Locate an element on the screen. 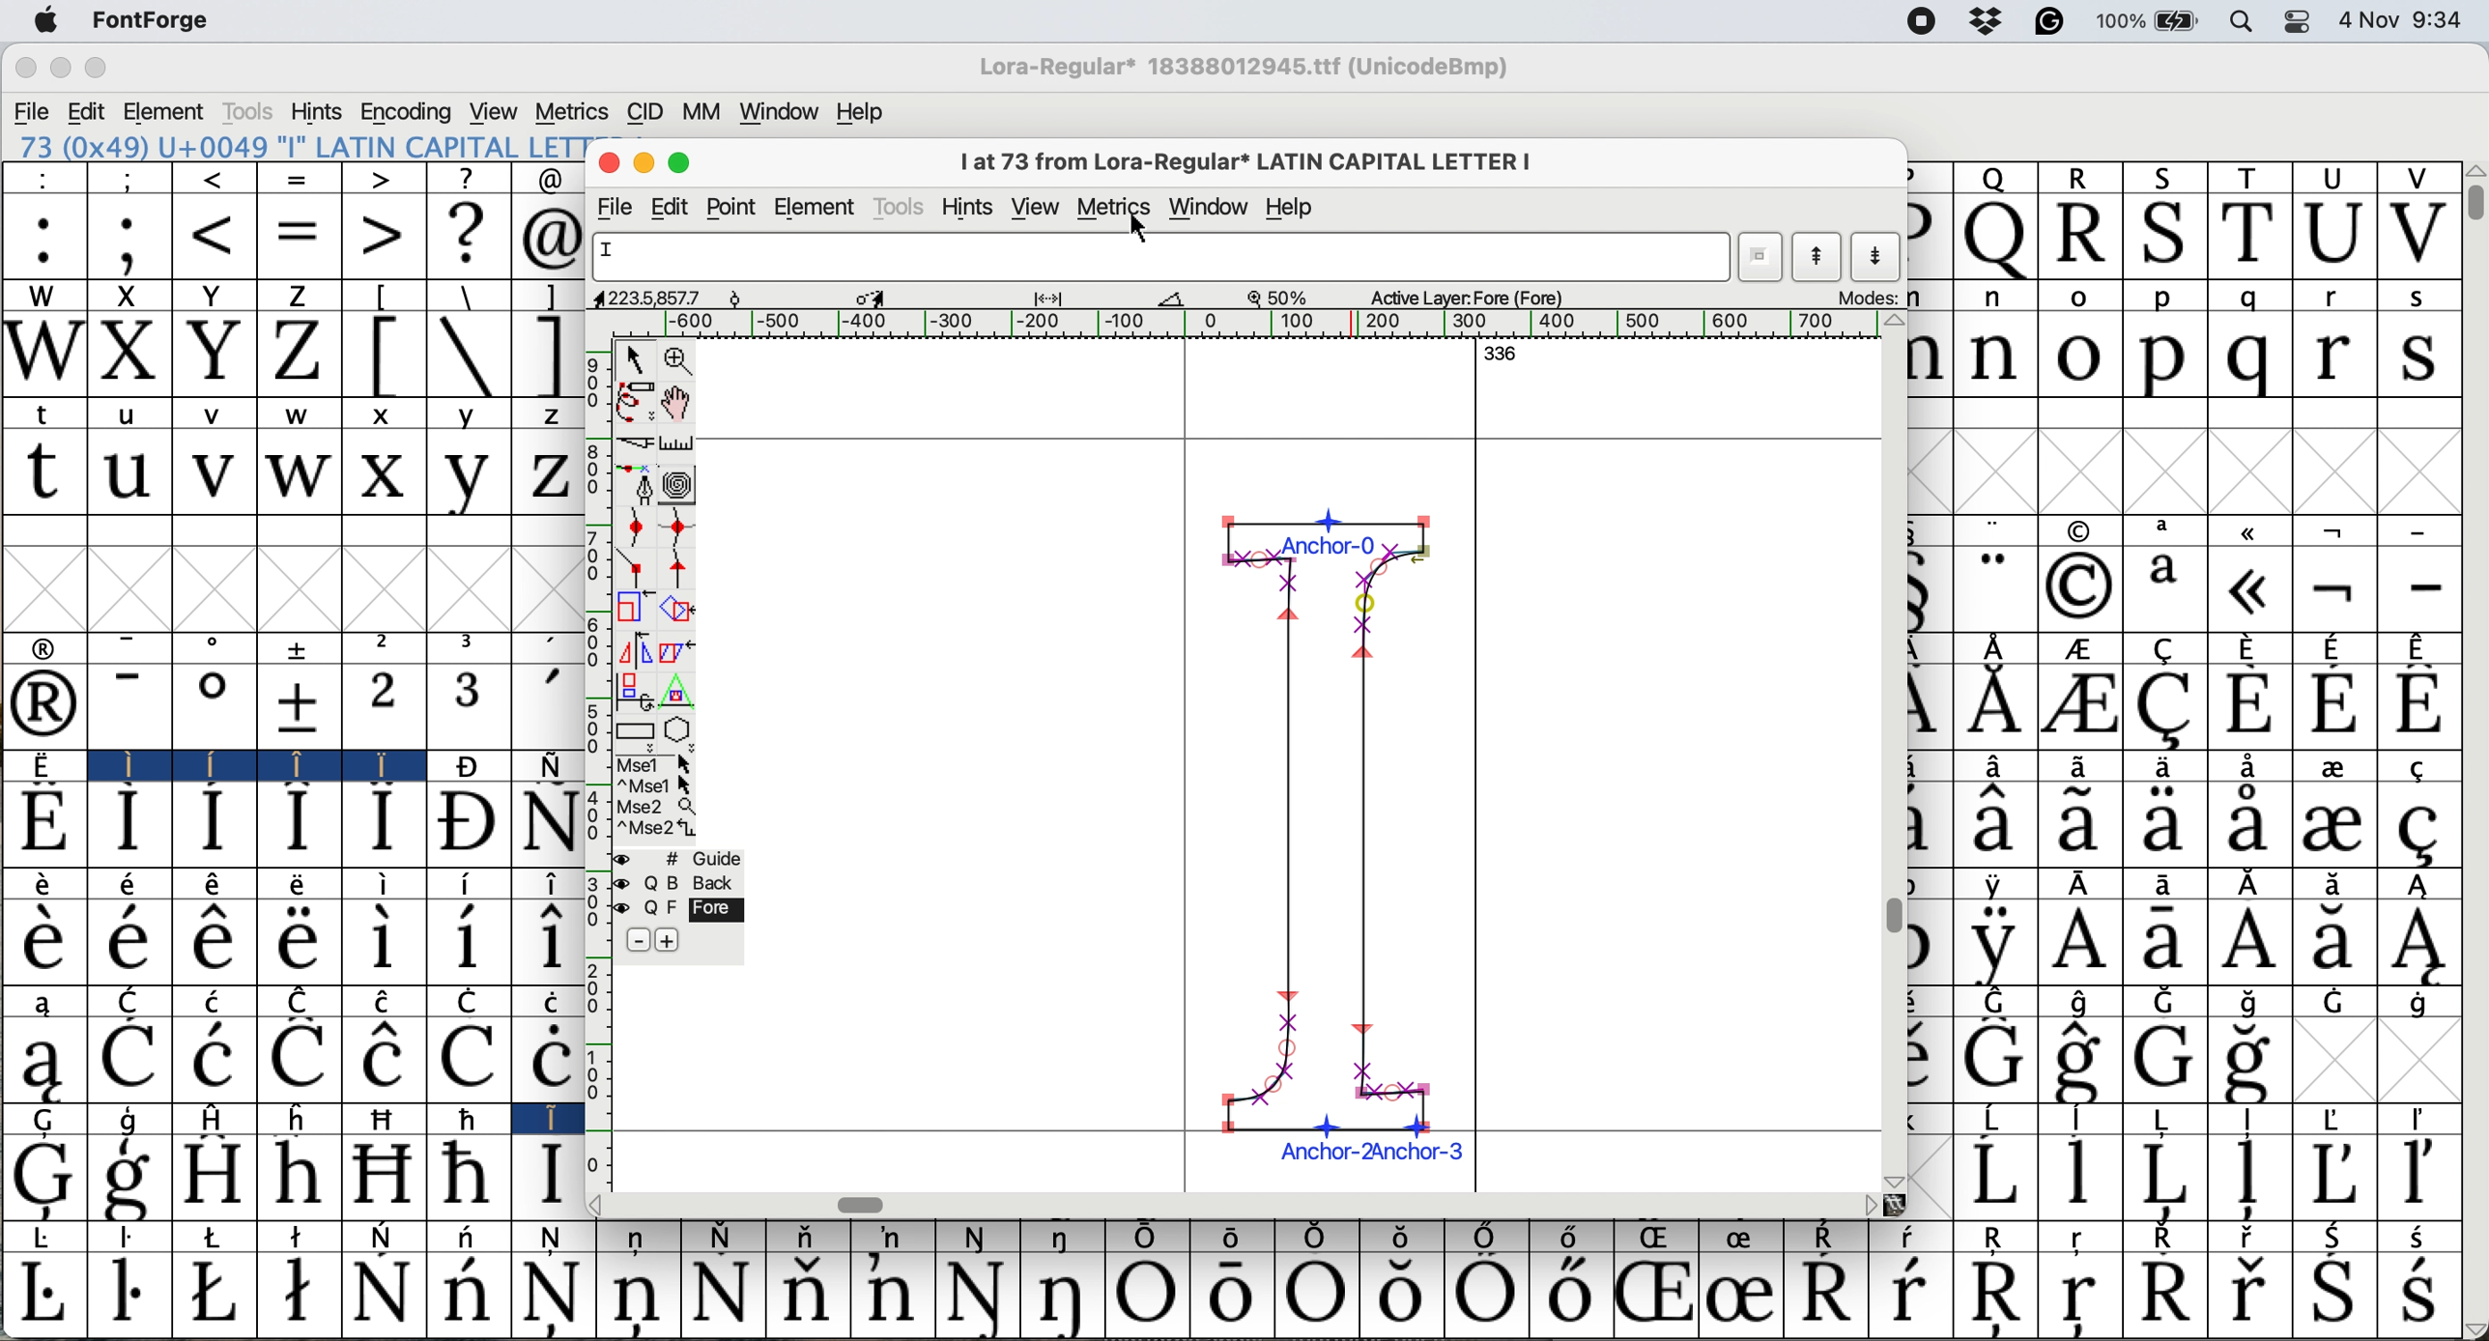 The image size is (2489, 1341). scroll by hand is located at coordinates (678, 402).